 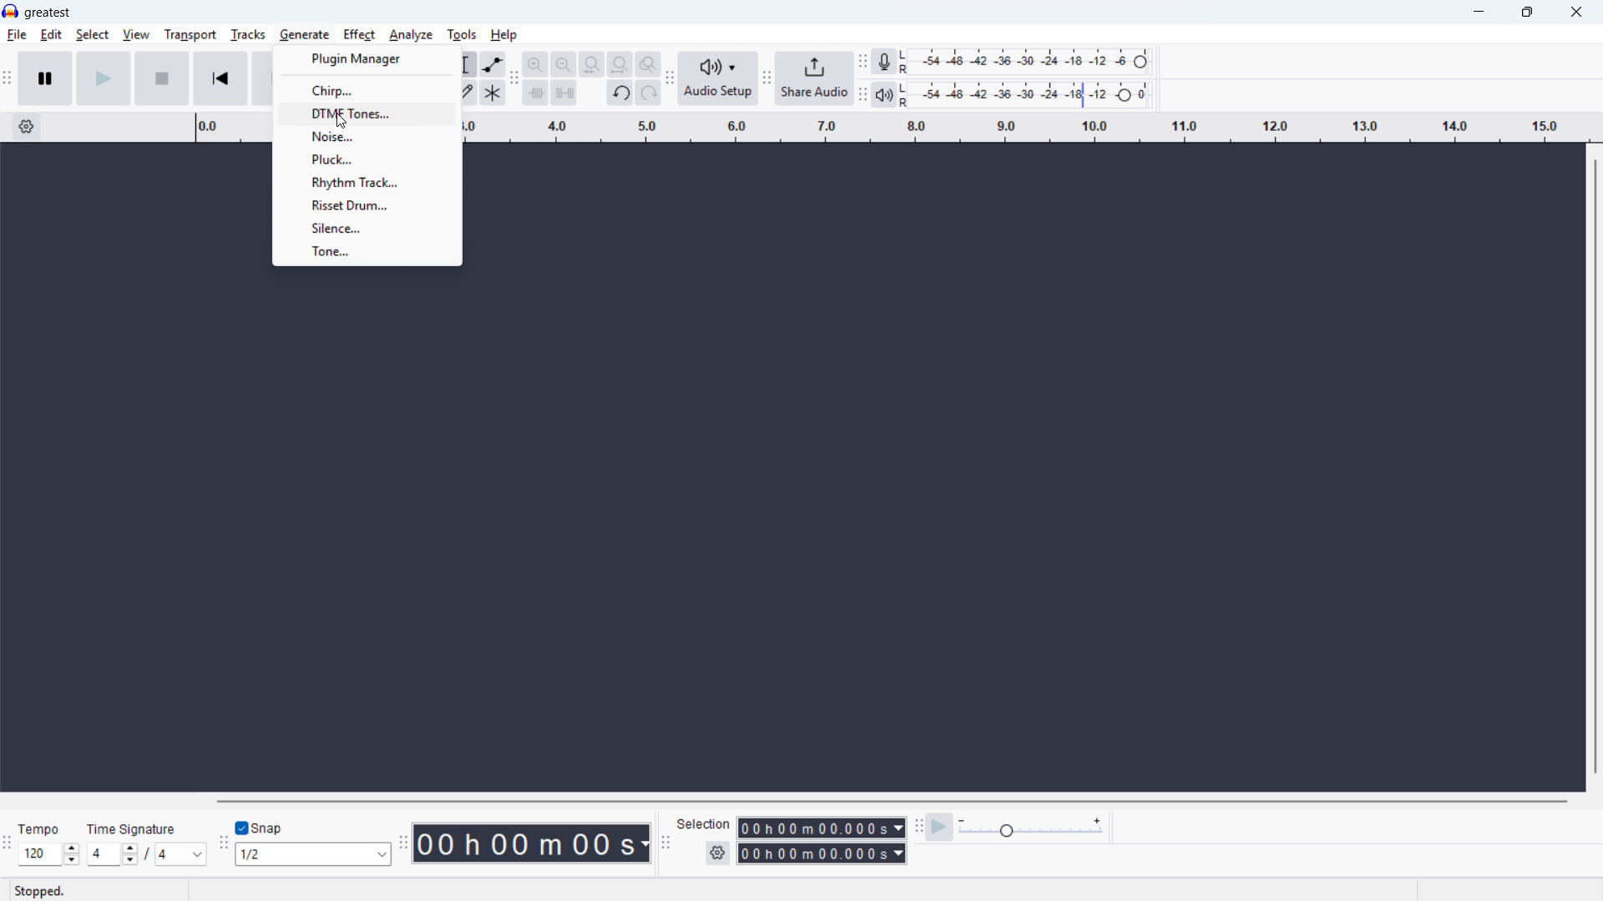 What do you see at coordinates (862, 62) in the screenshot?
I see `recording meter toolbar` at bounding box center [862, 62].